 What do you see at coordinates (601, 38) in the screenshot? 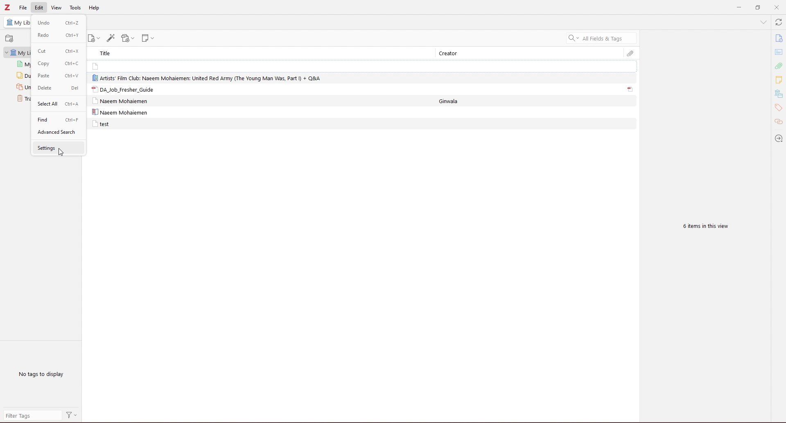
I see `search bar` at bounding box center [601, 38].